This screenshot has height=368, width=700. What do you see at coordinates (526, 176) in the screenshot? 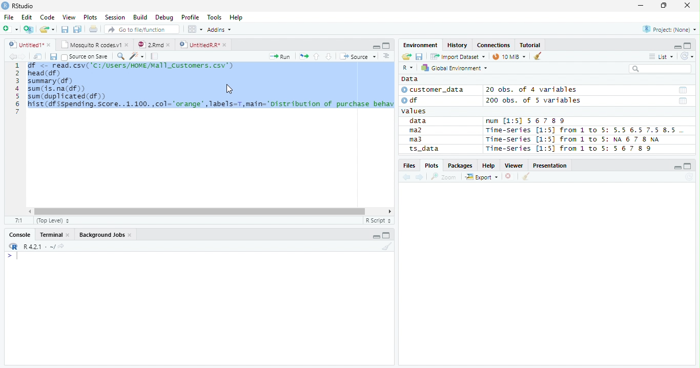
I see `Clean` at bounding box center [526, 176].